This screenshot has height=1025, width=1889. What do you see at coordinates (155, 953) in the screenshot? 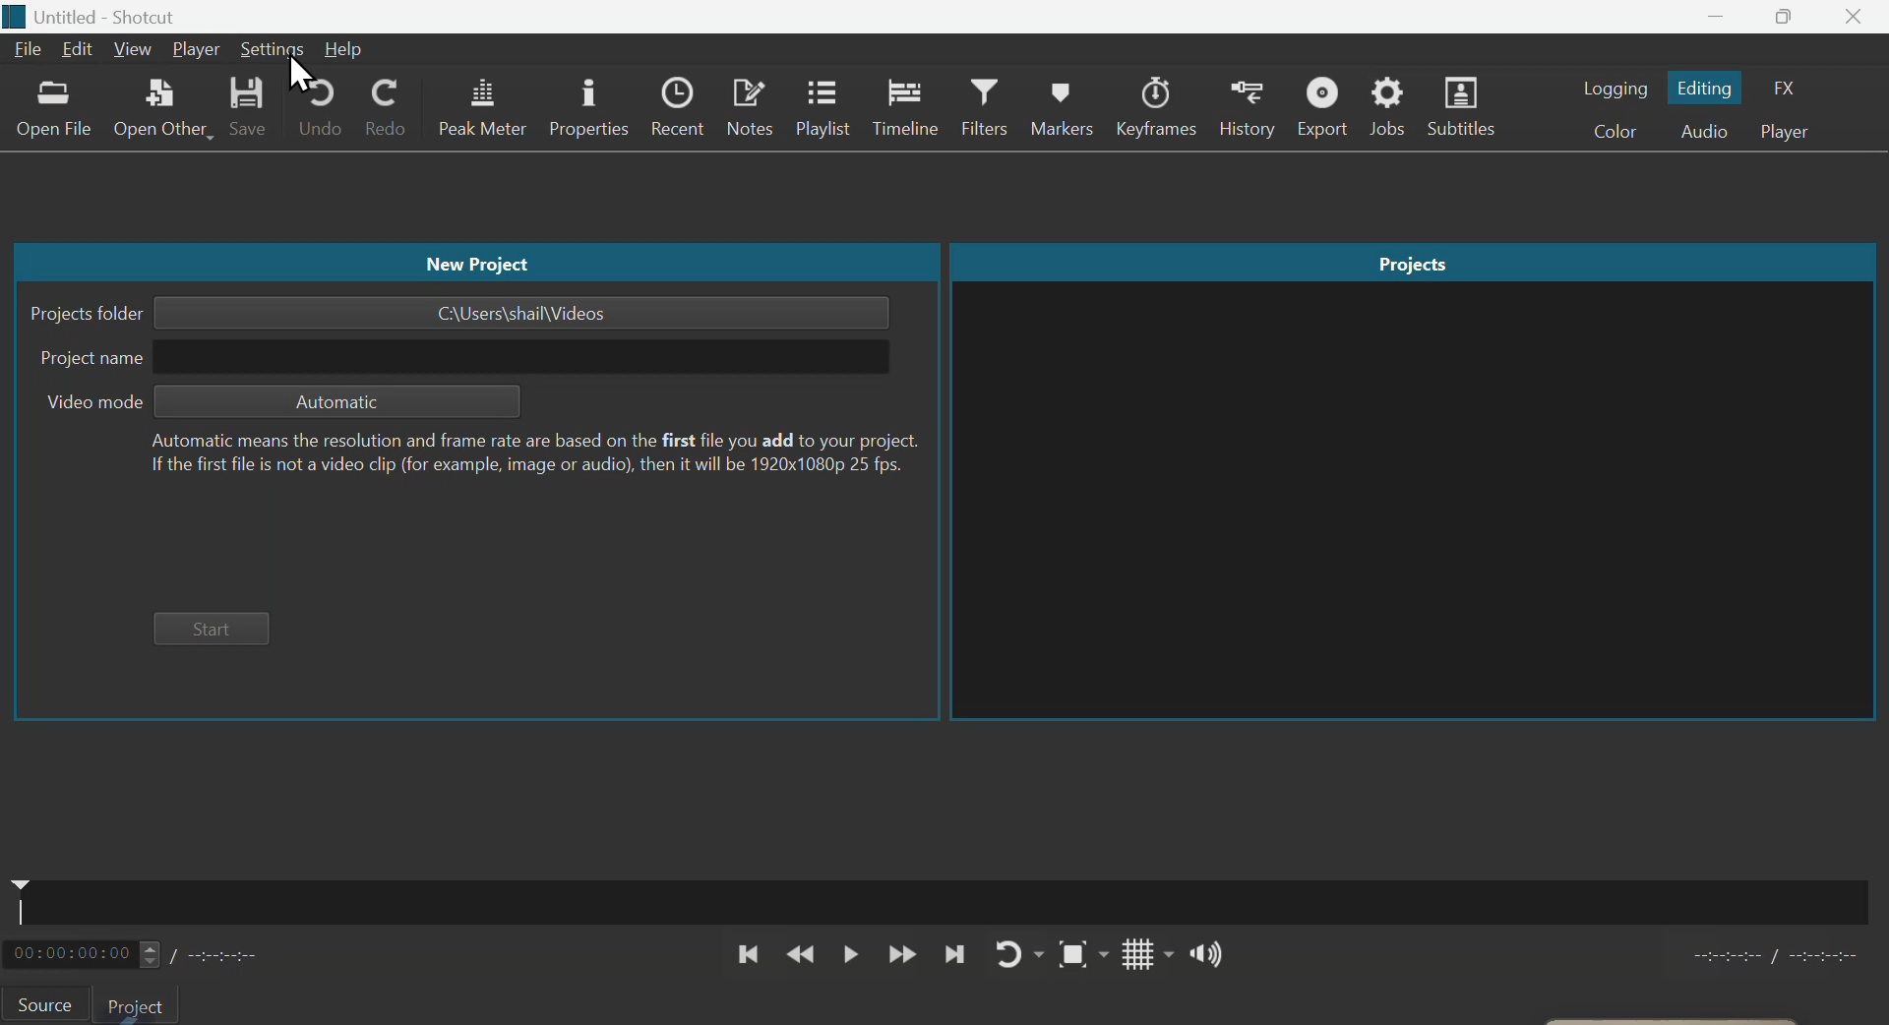
I see `Timeline meter` at bounding box center [155, 953].